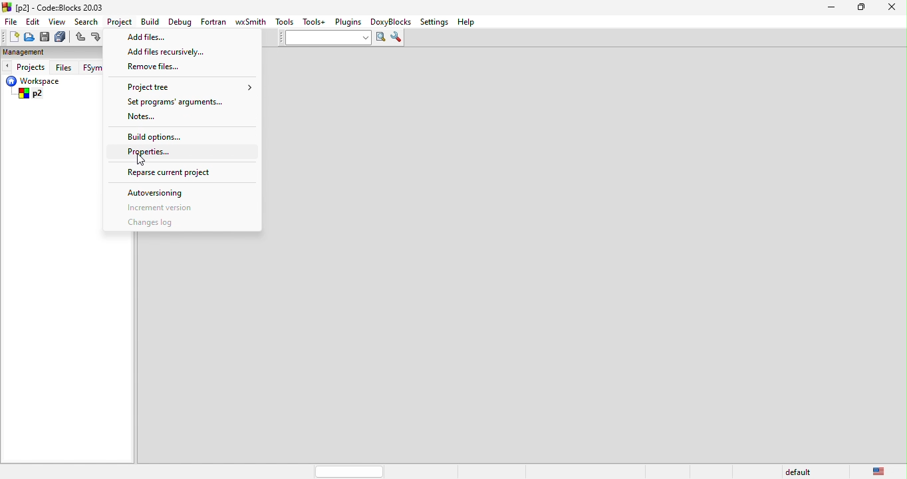 Image resolution: width=907 pixels, height=479 pixels. What do you see at coordinates (25, 66) in the screenshot?
I see `projects` at bounding box center [25, 66].